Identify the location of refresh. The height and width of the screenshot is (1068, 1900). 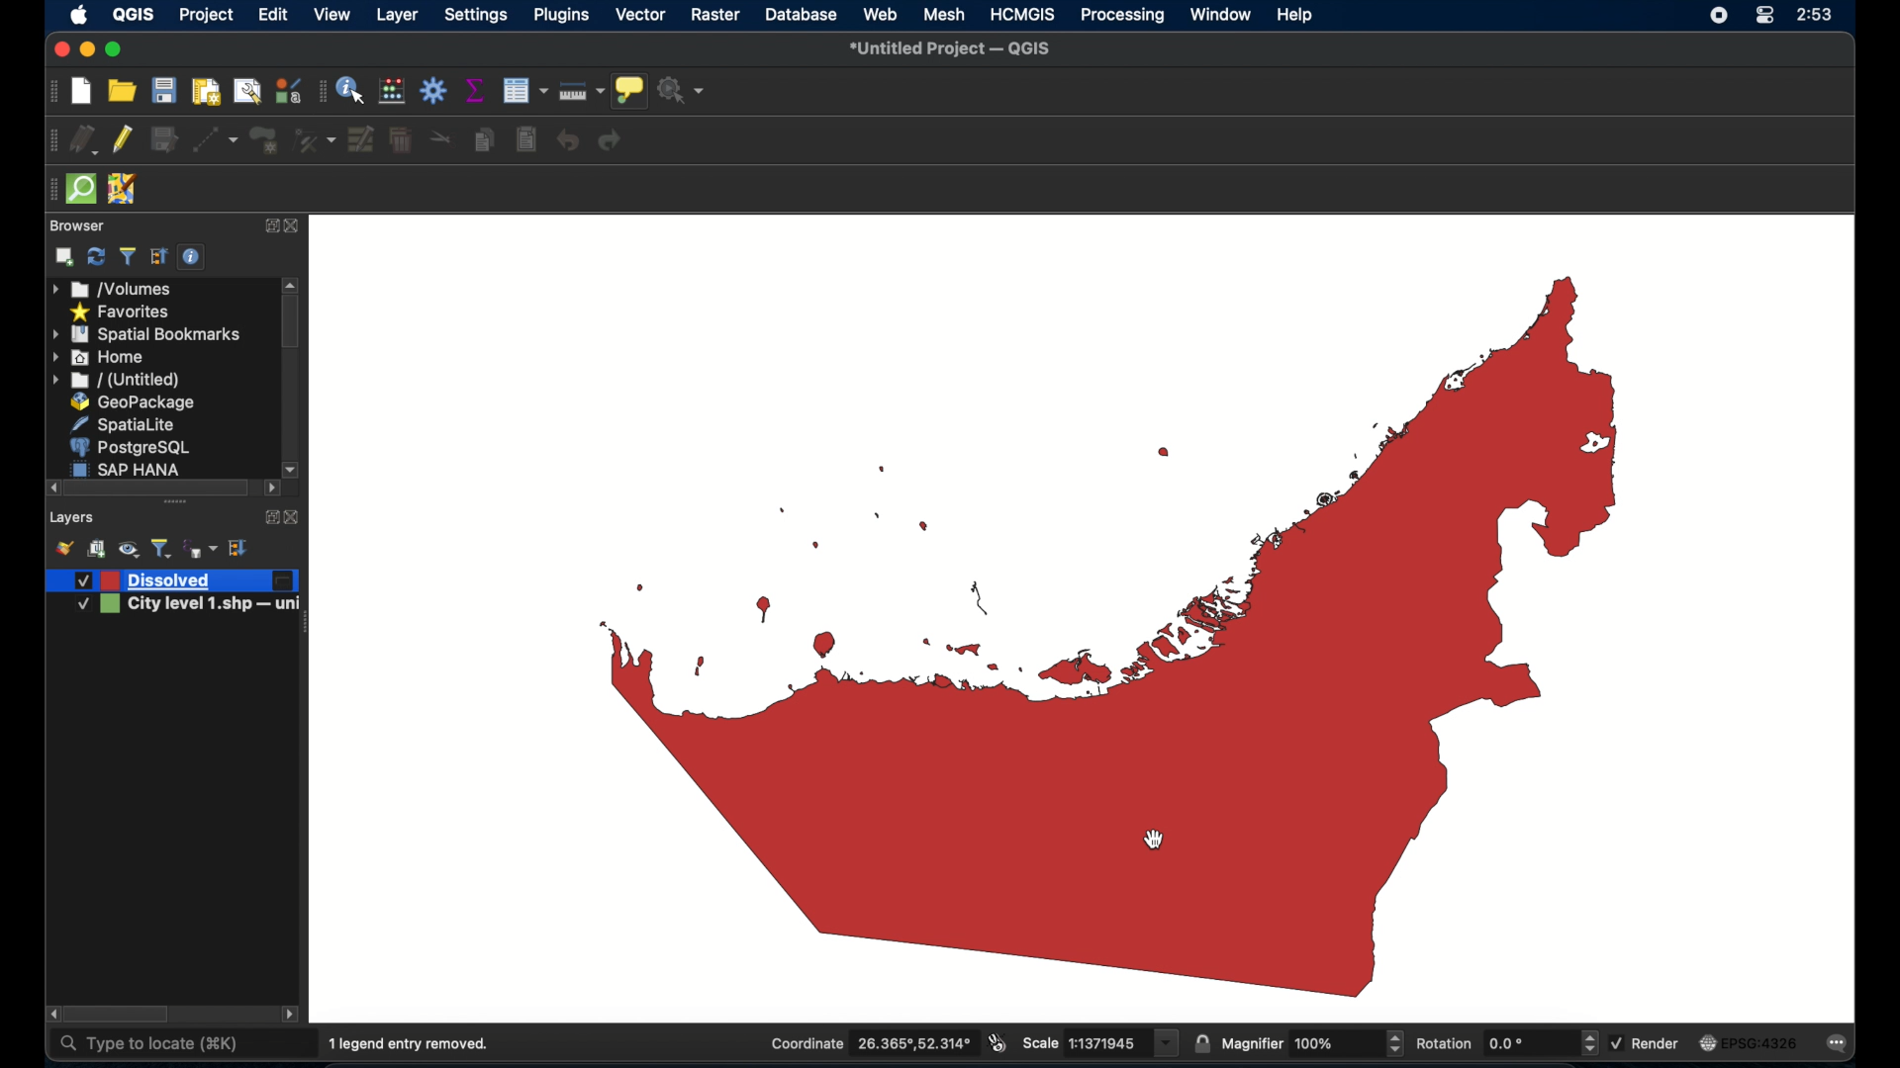
(95, 257).